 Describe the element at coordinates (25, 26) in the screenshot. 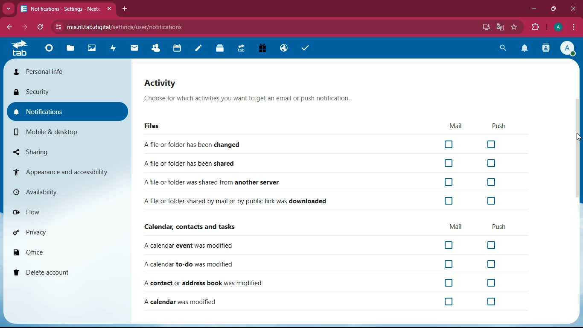

I see `forward` at that location.